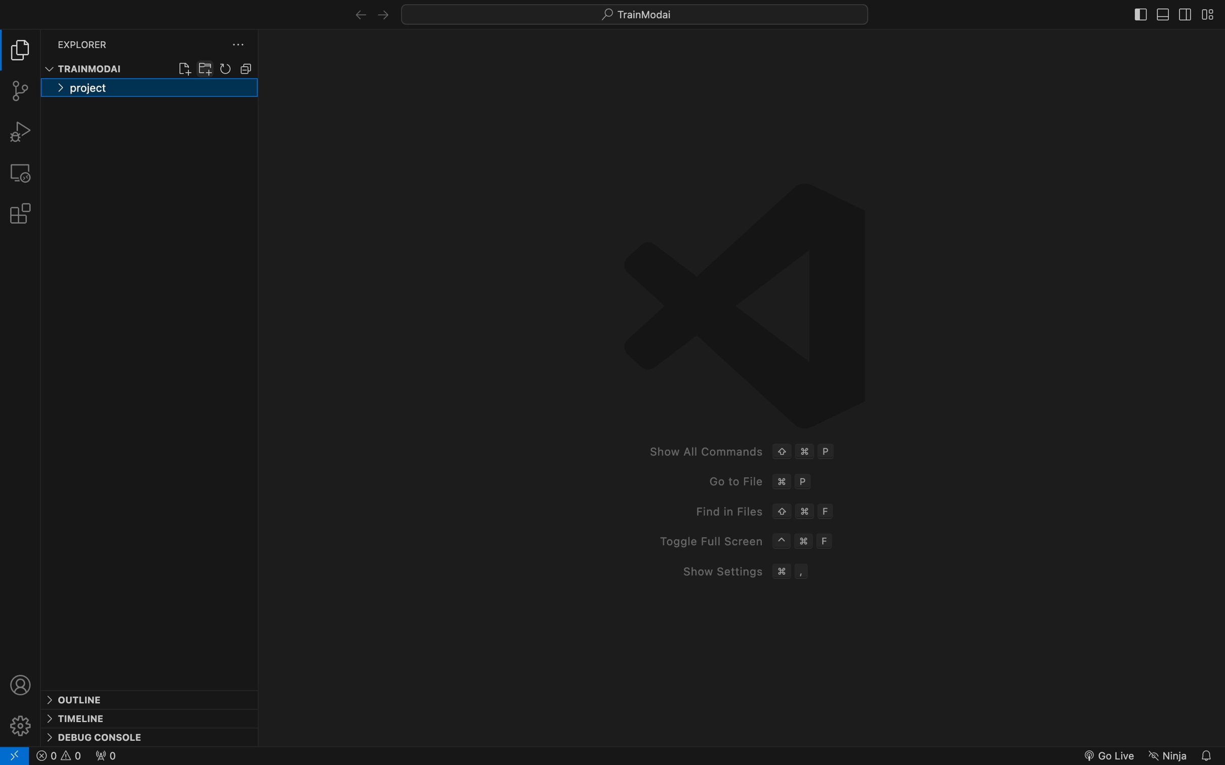  Describe the element at coordinates (22, 684) in the screenshot. I see `profile` at that location.